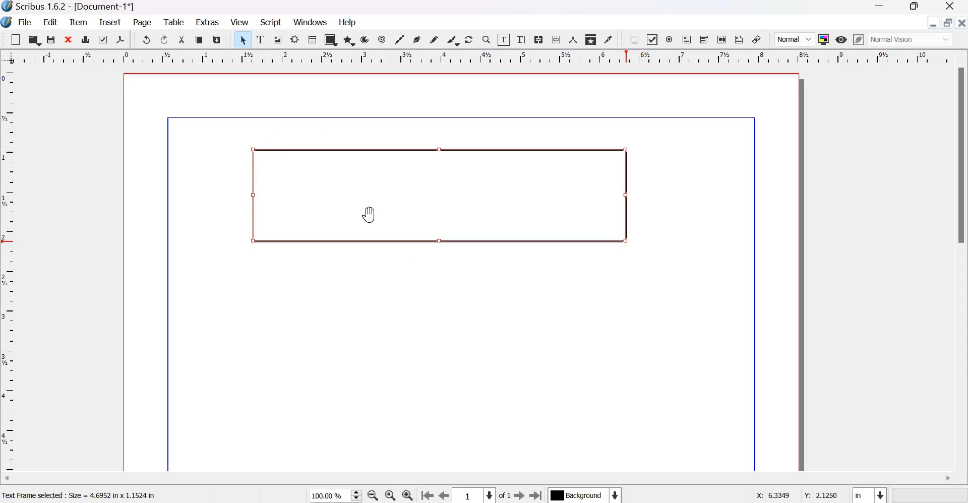  I want to click on Bezier curve, so click(416, 39).